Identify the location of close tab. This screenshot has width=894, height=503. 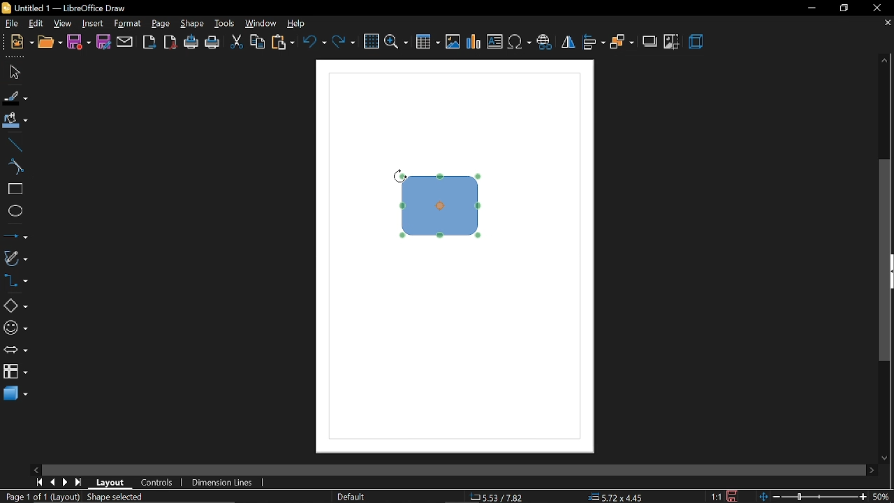
(886, 24).